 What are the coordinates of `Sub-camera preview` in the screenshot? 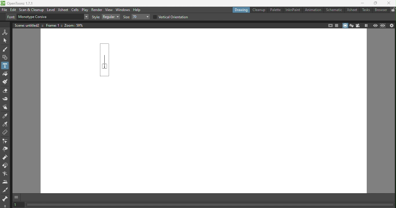 It's located at (383, 25).